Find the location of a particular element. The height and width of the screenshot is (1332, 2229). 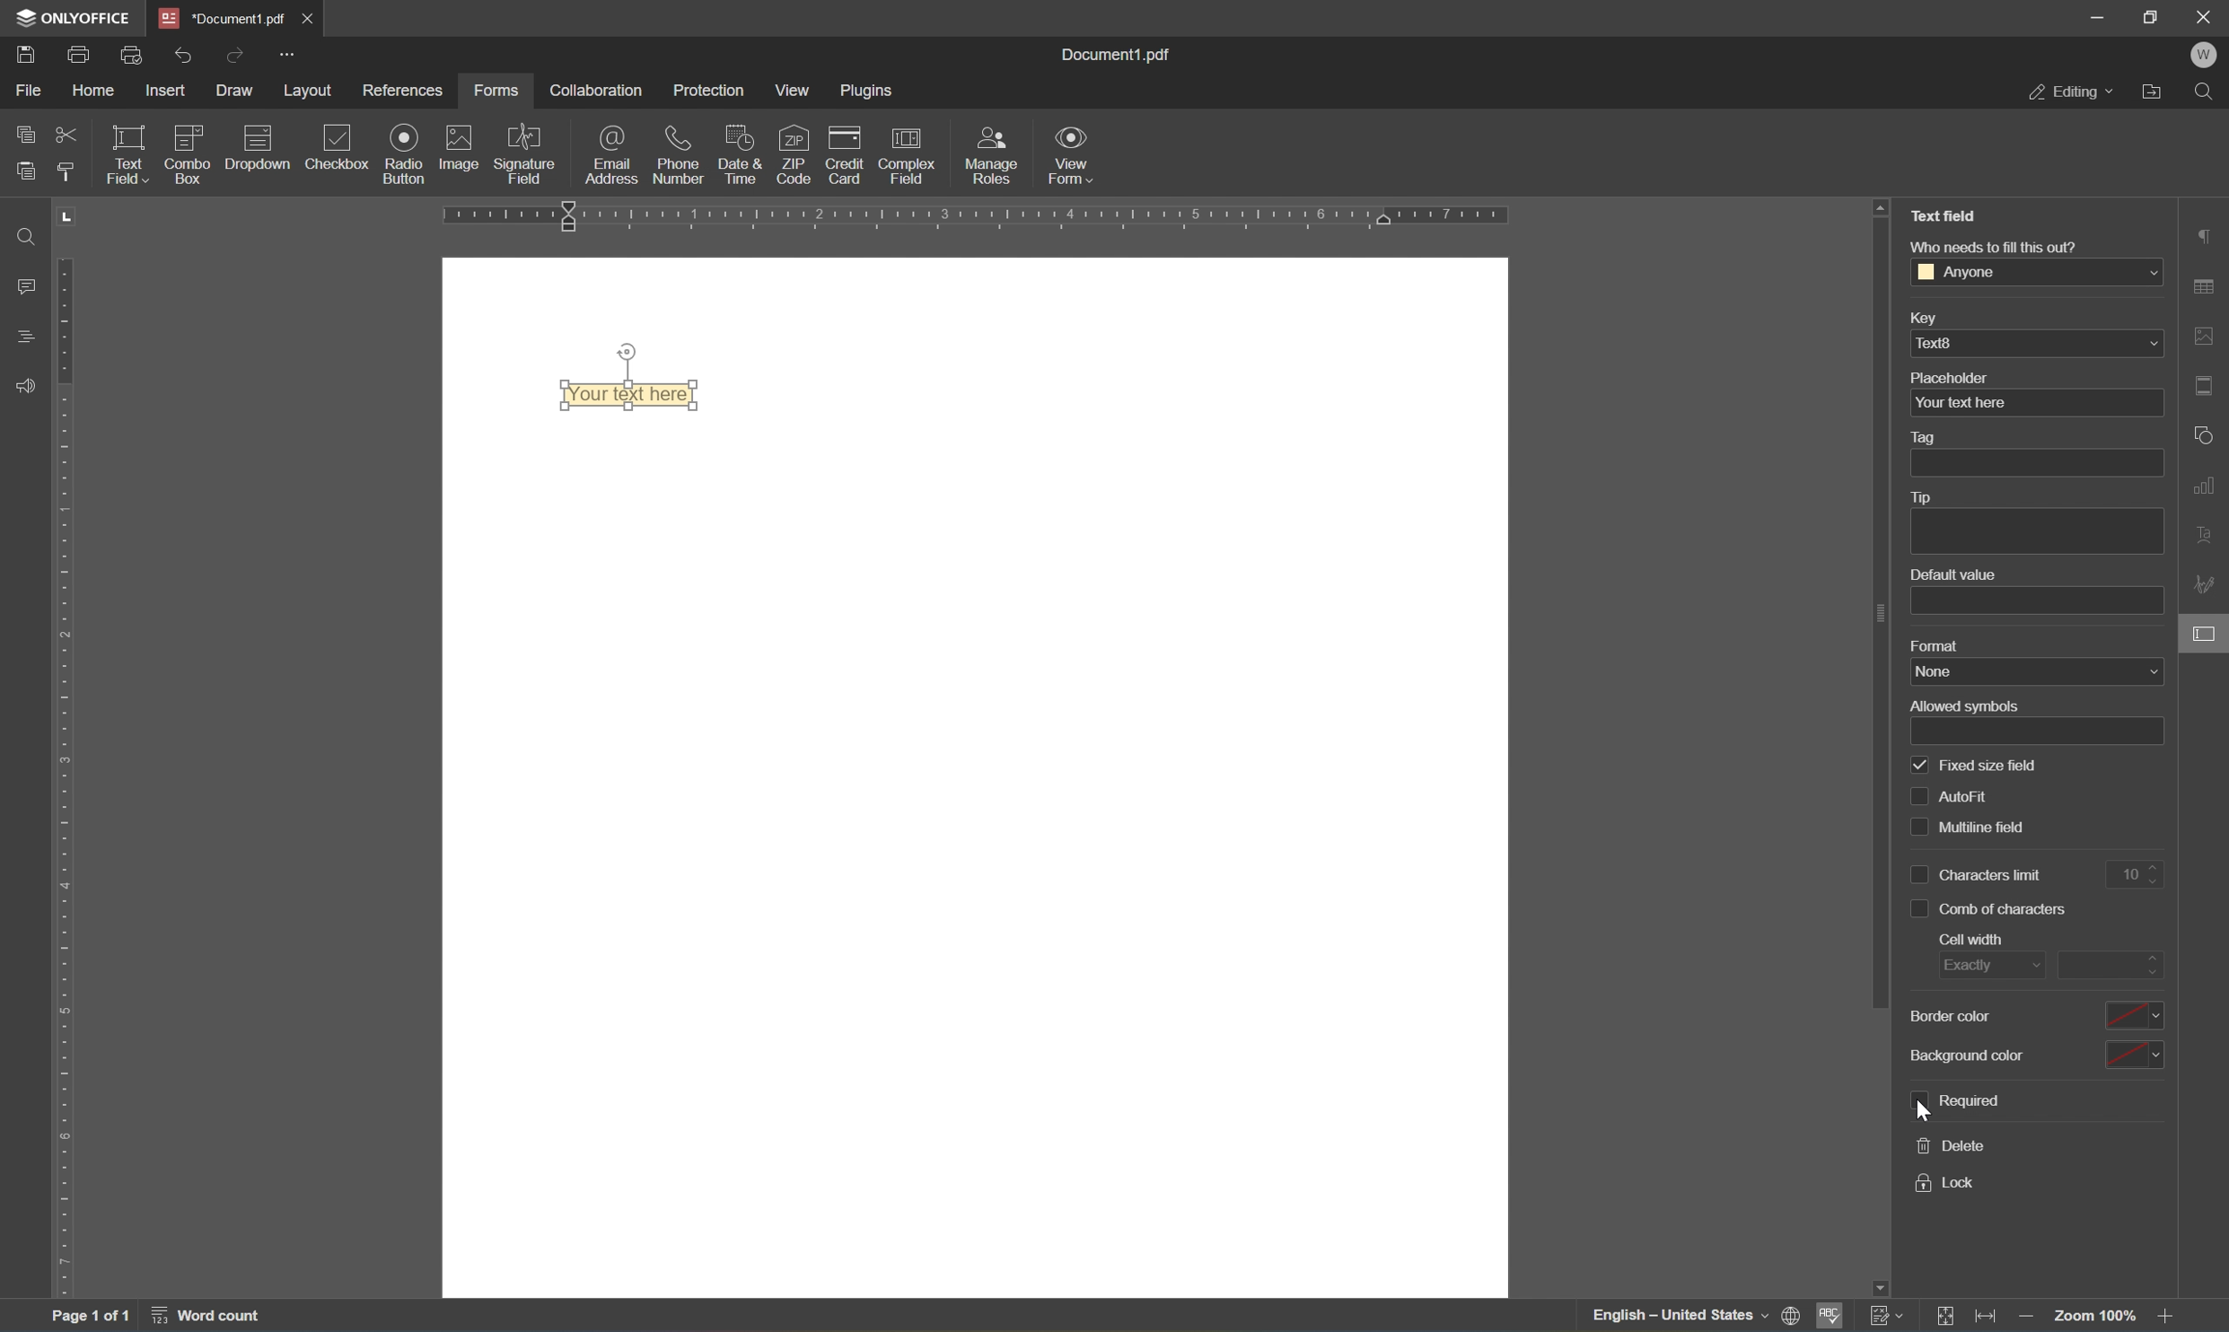

phone number is located at coordinates (679, 155).